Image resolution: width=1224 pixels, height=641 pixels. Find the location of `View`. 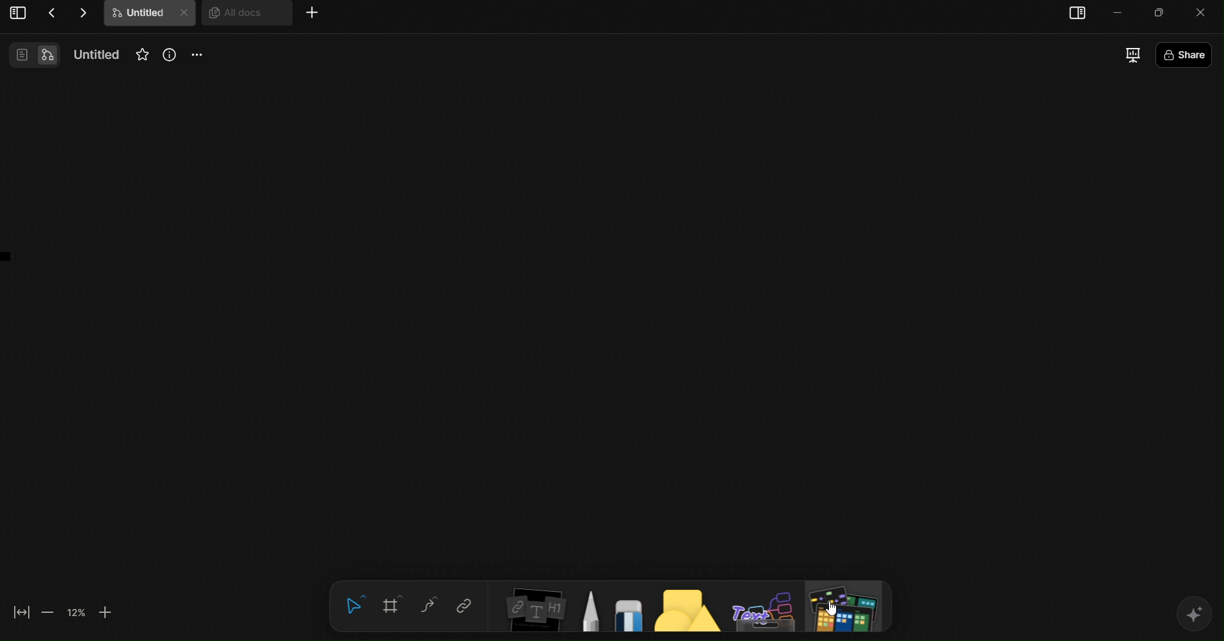

View is located at coordinates (17, 15).